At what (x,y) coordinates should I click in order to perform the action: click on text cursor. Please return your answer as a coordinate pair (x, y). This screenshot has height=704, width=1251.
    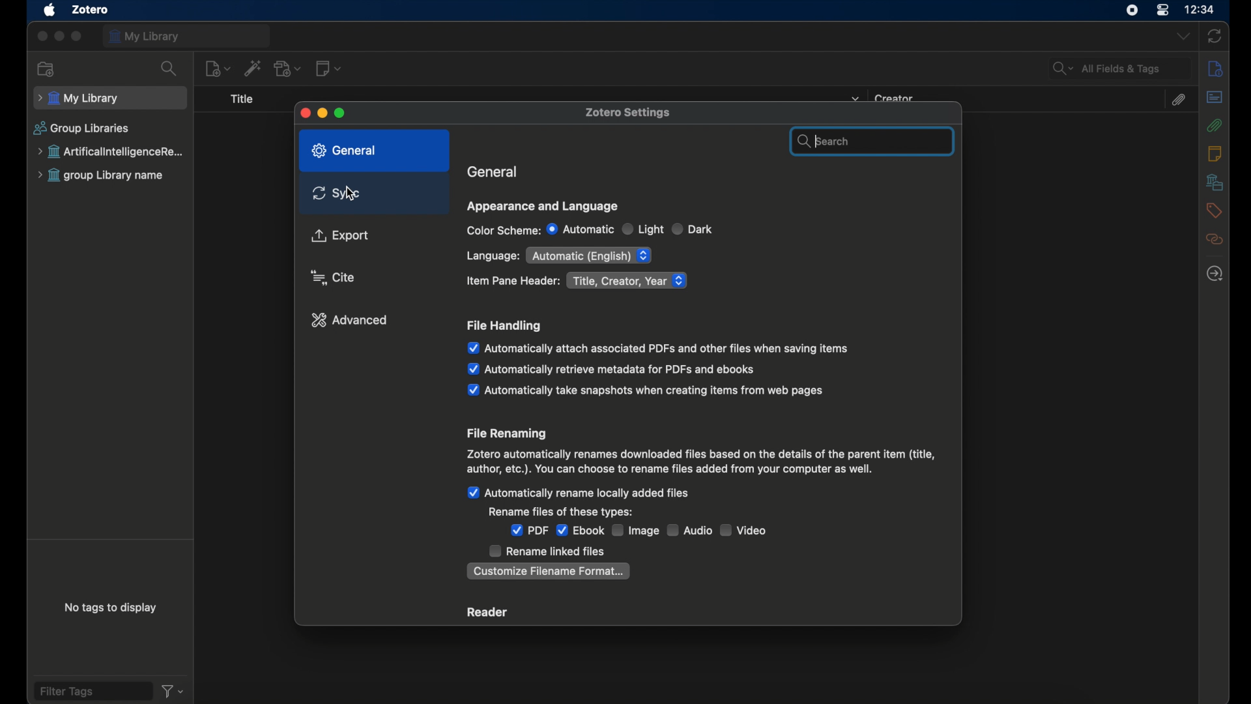
    Looking at the image, I should click on (813, 144).